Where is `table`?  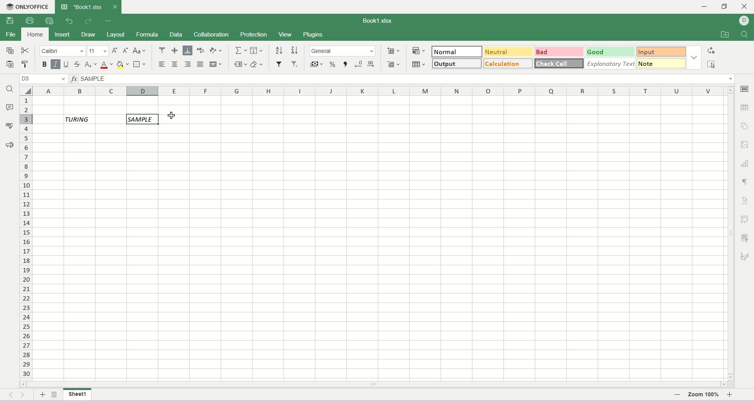 table is located at coordinates (419, 64).